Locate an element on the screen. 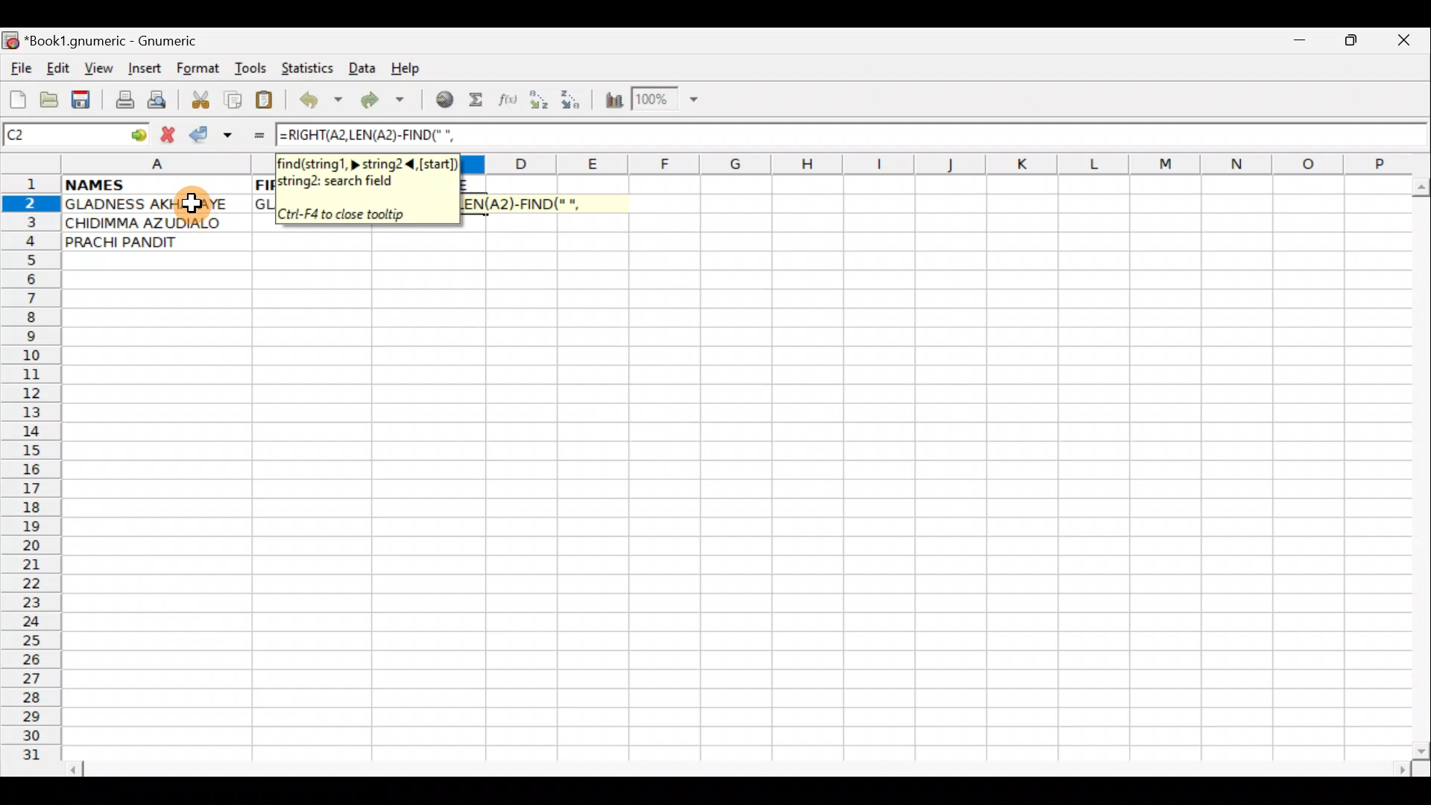 The height and width of the screenshot is (805, 1431). Edit is located at coordinates (57, 68).